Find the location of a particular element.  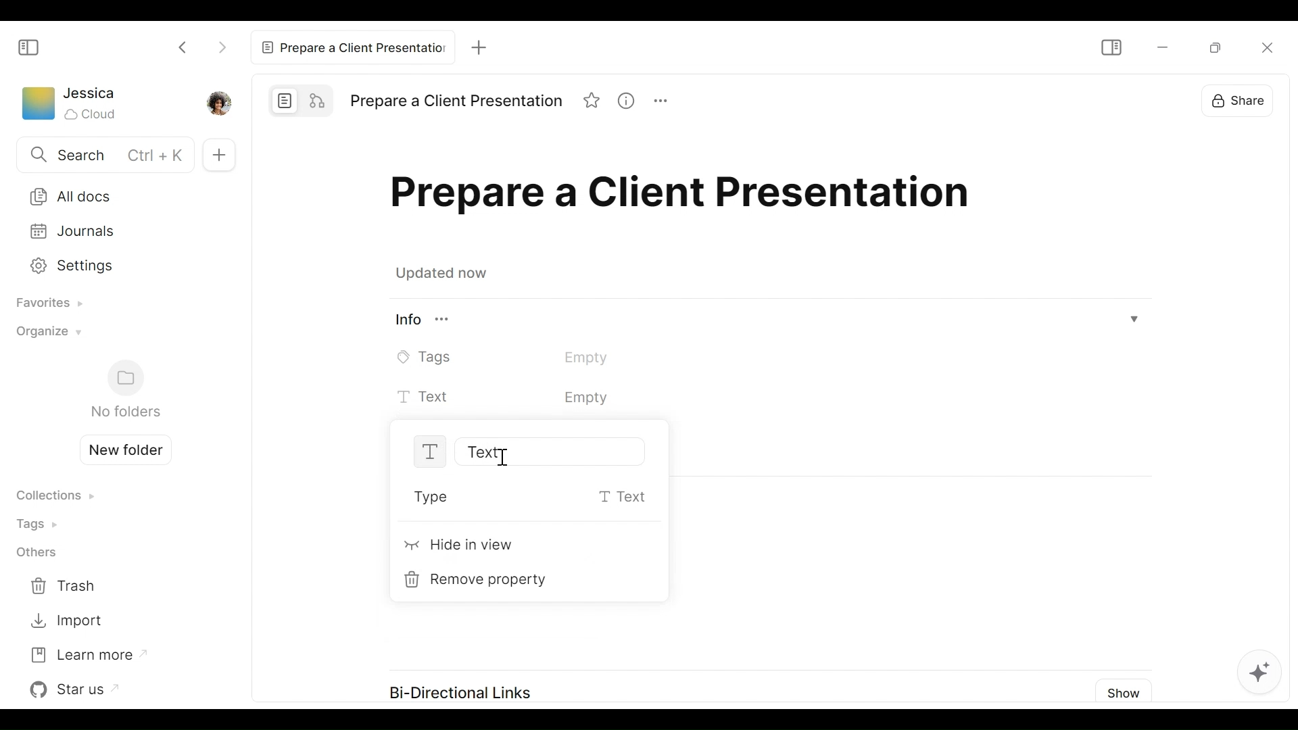

Trash is located at coordinates (66, 587).